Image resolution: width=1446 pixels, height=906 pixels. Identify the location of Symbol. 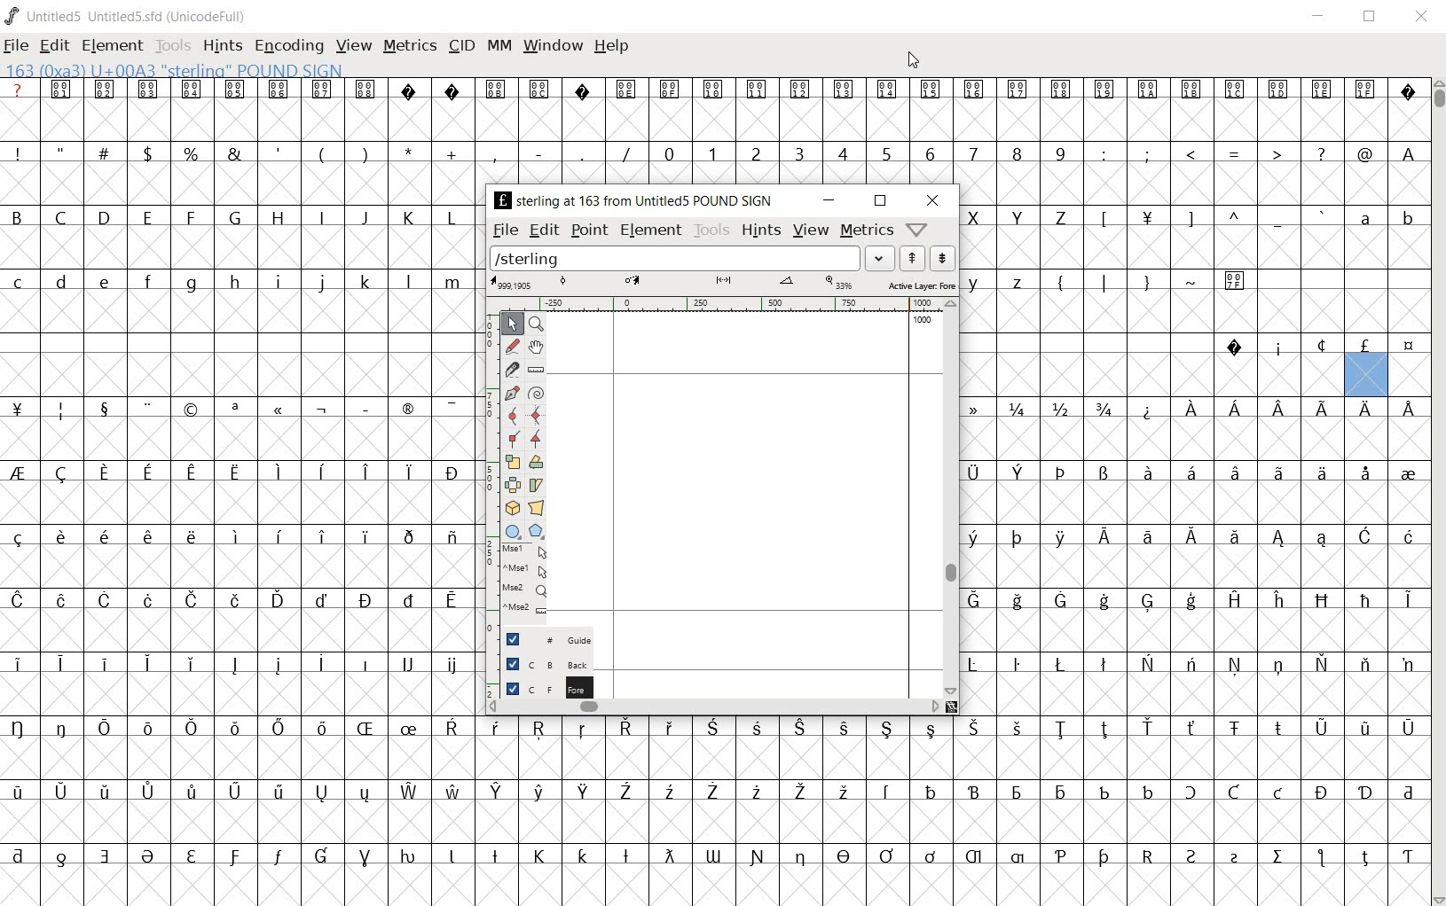
(321, 535).